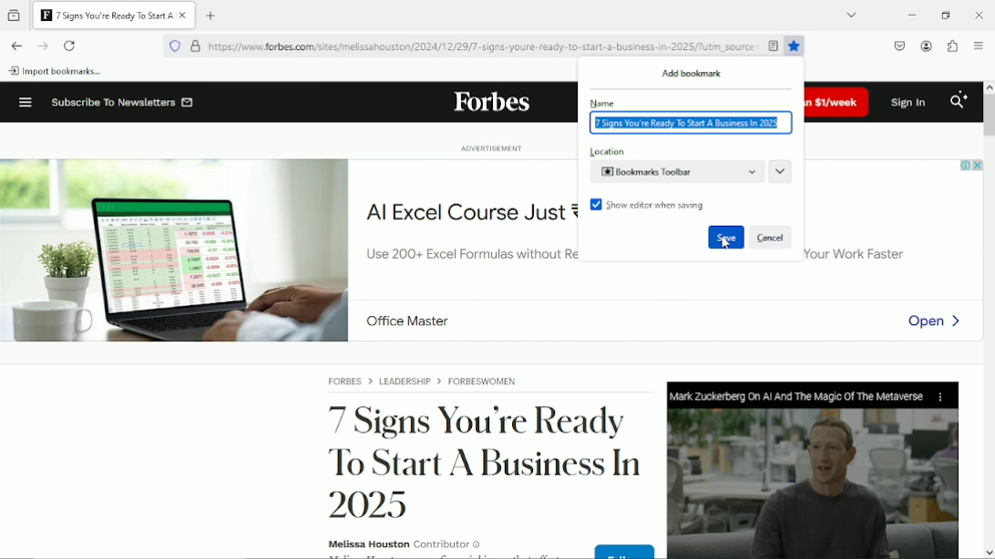  Describe the element at coordinates (978, 45) in the screenshot. I see `open application menu` at that location.